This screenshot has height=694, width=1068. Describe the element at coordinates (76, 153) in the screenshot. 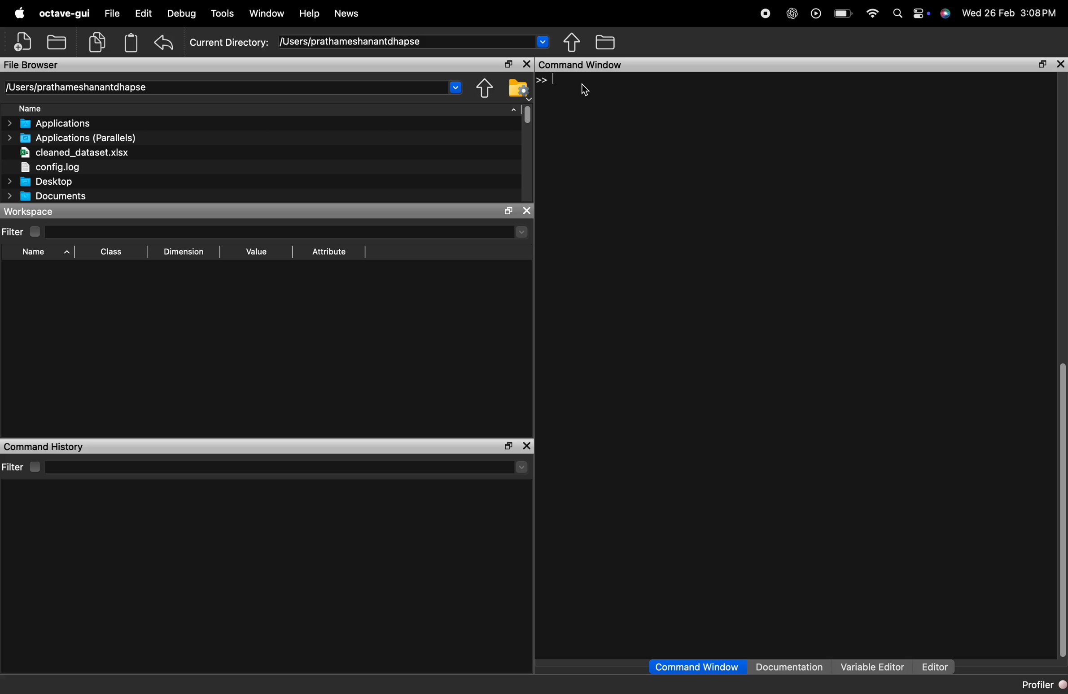

I see `cleaned_dataset.xlsx` at that location.